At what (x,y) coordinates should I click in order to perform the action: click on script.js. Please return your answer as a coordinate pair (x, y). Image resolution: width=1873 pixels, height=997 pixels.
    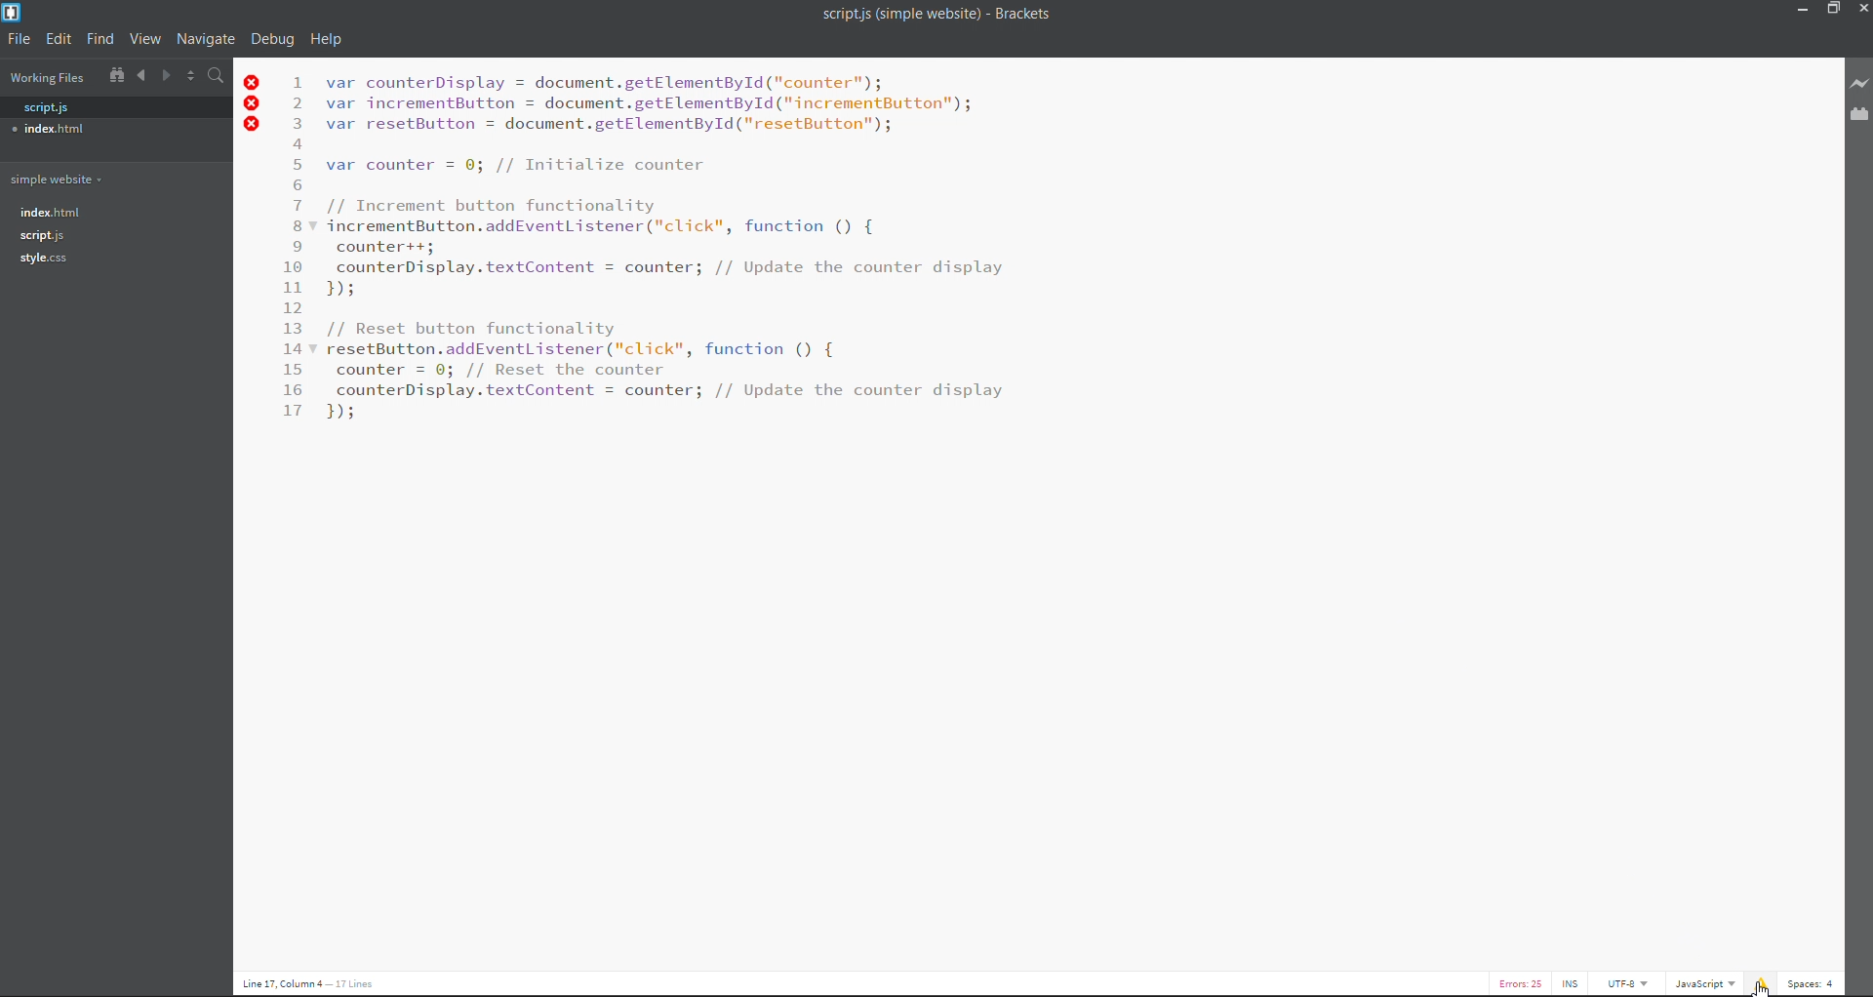
    Looking at the image, I should click on (43, 108).